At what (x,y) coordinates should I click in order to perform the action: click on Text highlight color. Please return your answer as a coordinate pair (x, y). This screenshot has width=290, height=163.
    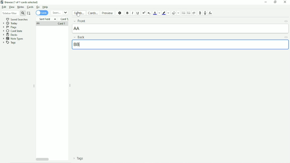
    Looking at the image, I should click on (164, 13).